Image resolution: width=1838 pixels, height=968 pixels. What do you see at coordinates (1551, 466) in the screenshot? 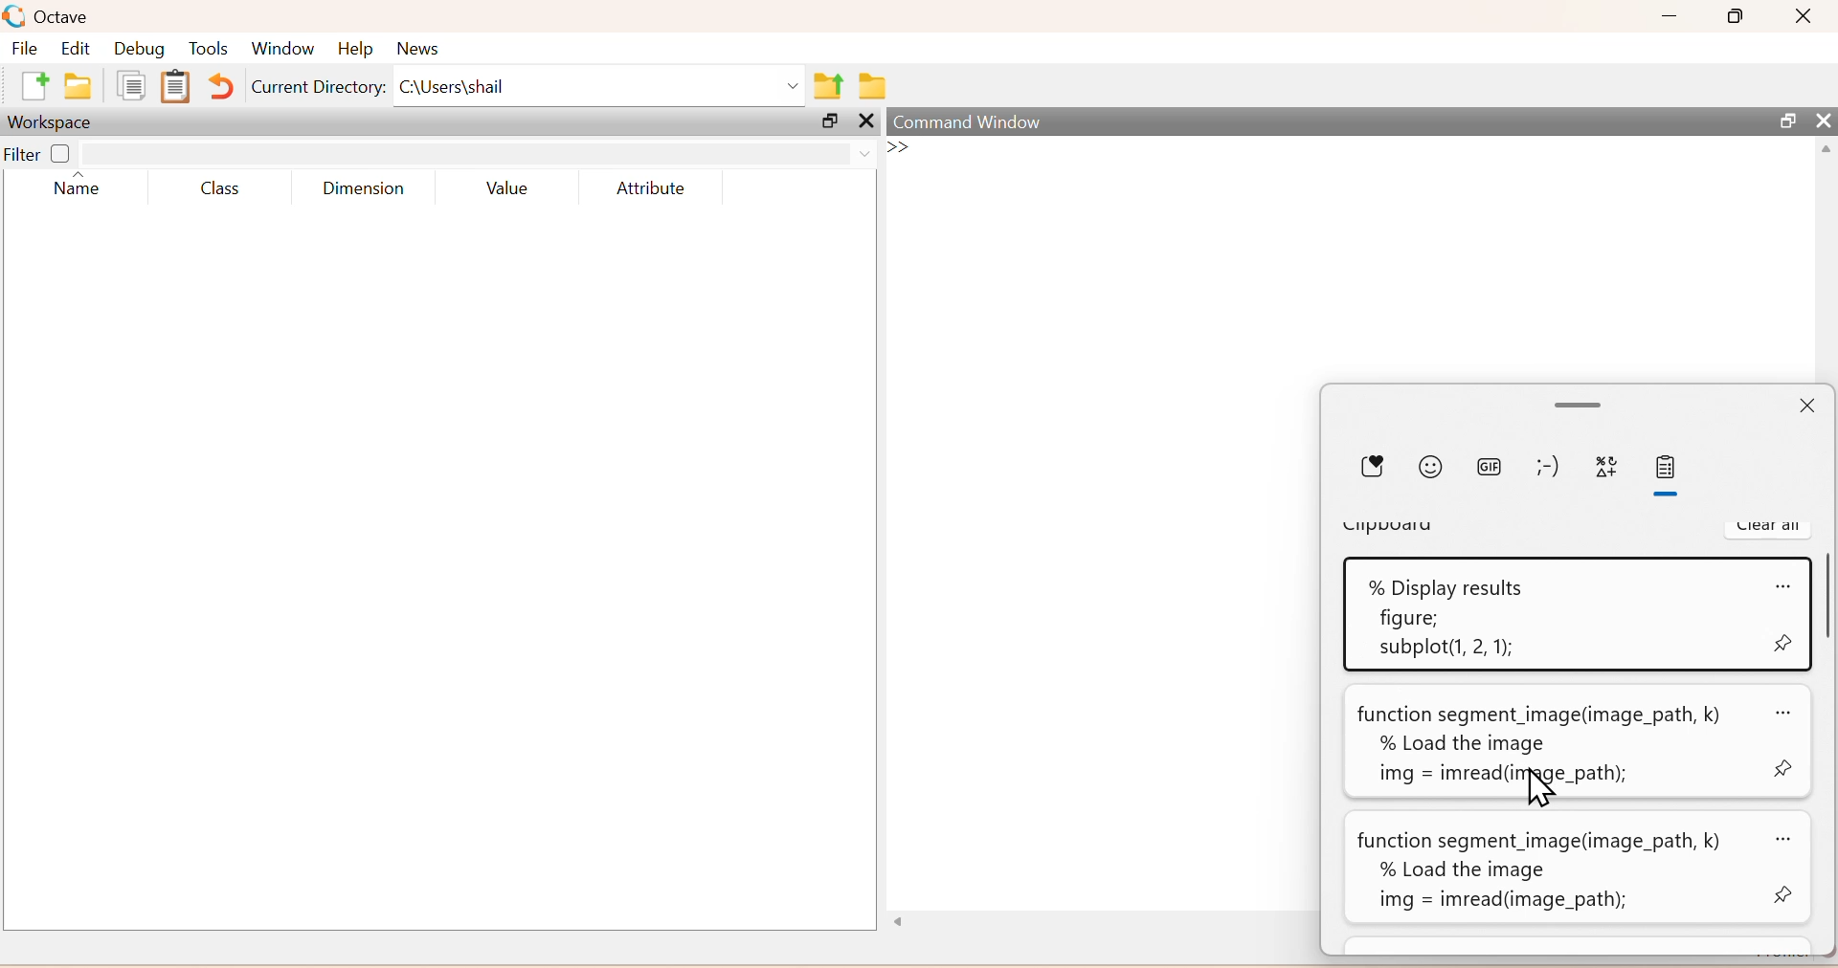
I see `emoji` at bounding box center [1551, 466].